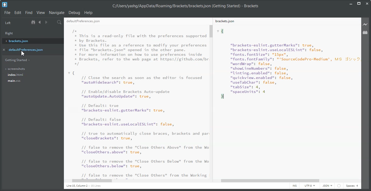  I want to click on Logo, so click(5, 5).